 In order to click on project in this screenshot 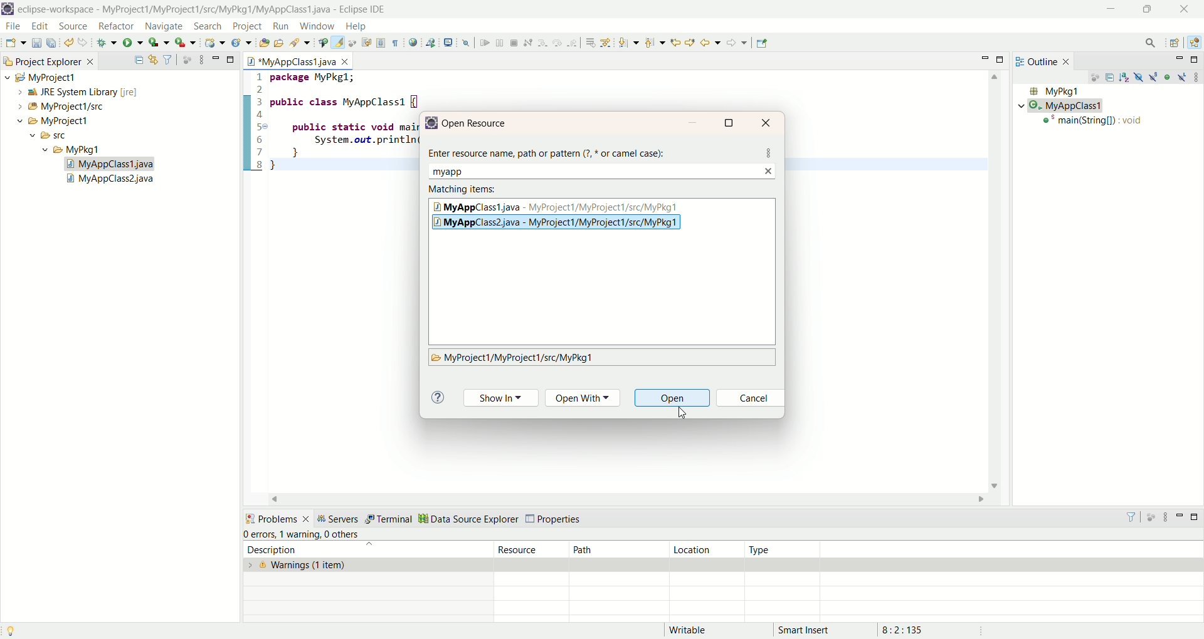, I will do `click(245, 26)`.